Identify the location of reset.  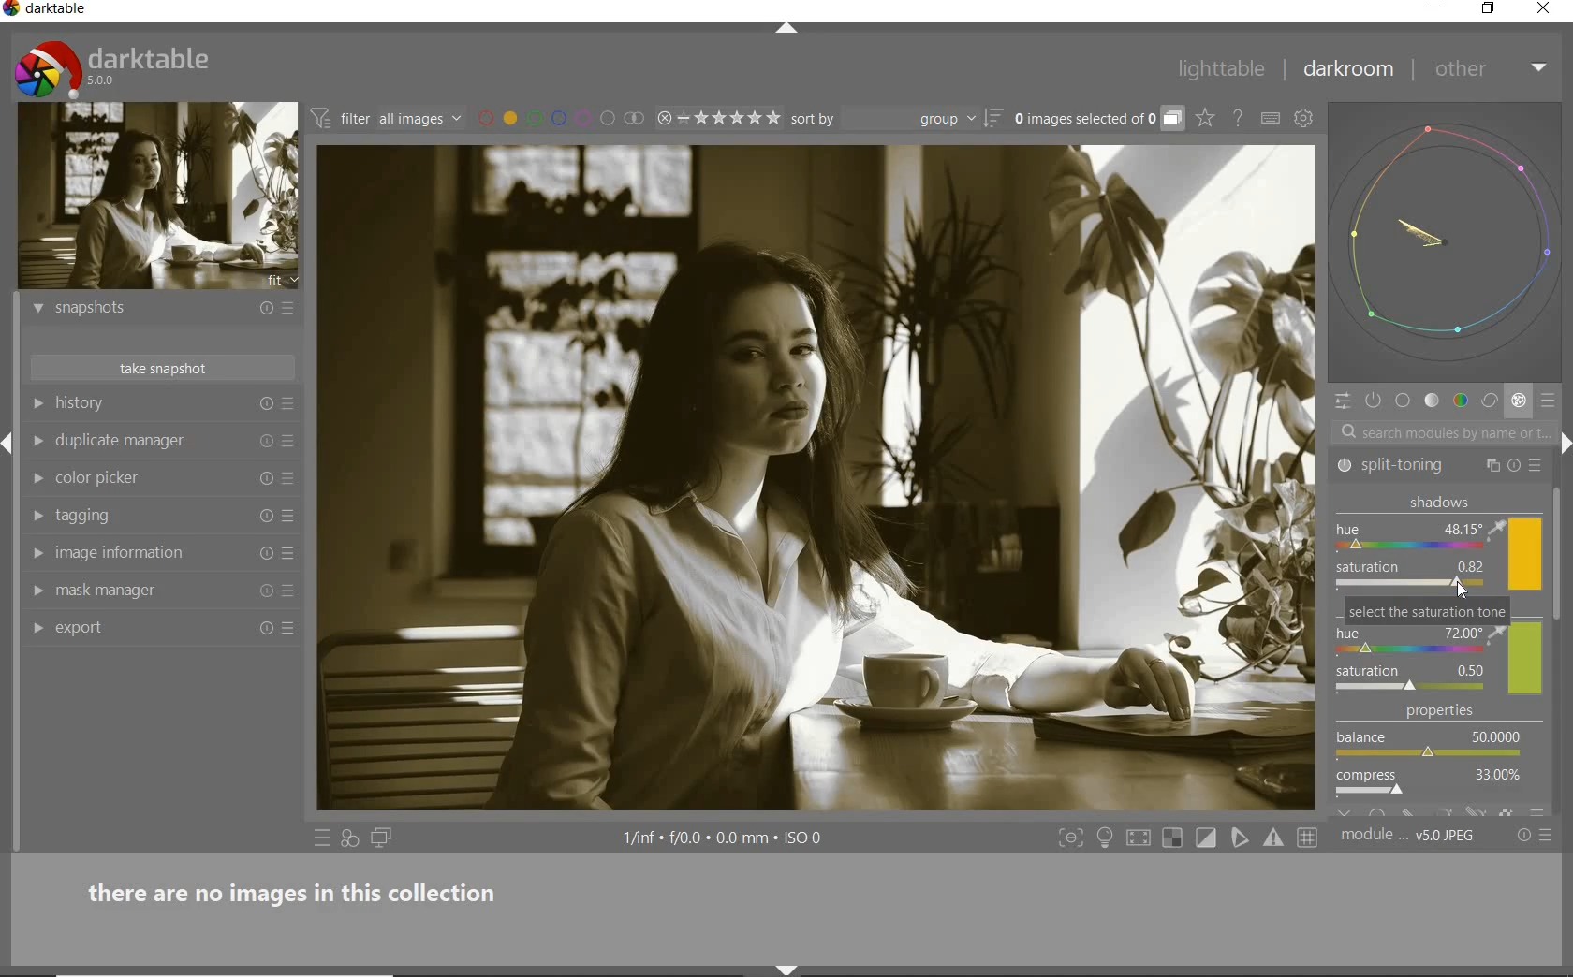
(264, 554).